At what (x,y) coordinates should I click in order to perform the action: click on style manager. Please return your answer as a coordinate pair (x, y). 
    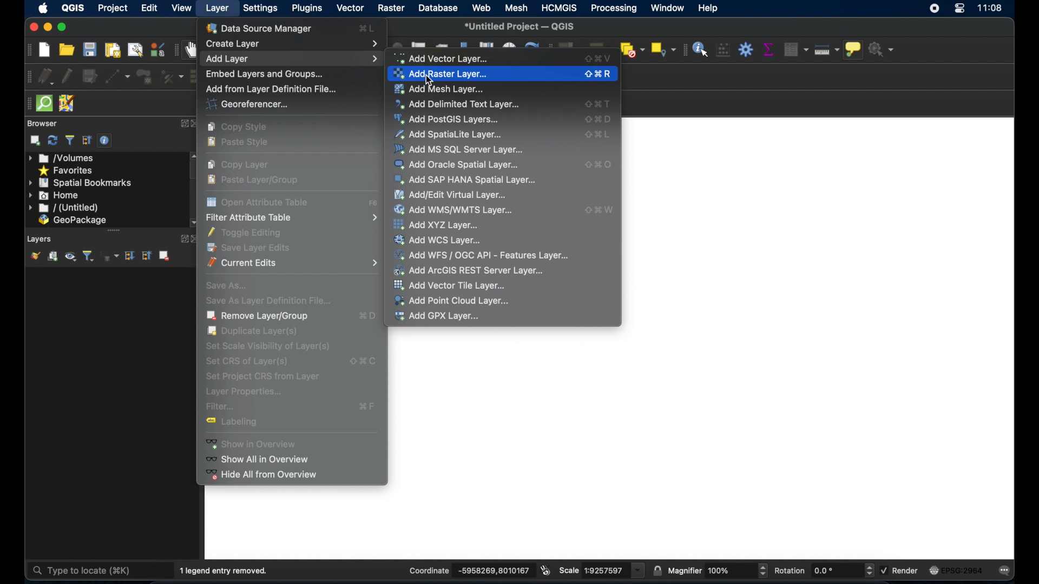
    Looking at the image, I should click on (157, 49).